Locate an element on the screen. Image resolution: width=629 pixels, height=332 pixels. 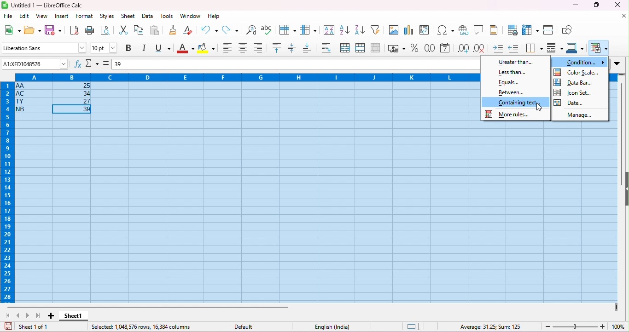
greater than is located at coordinates (516, 62).